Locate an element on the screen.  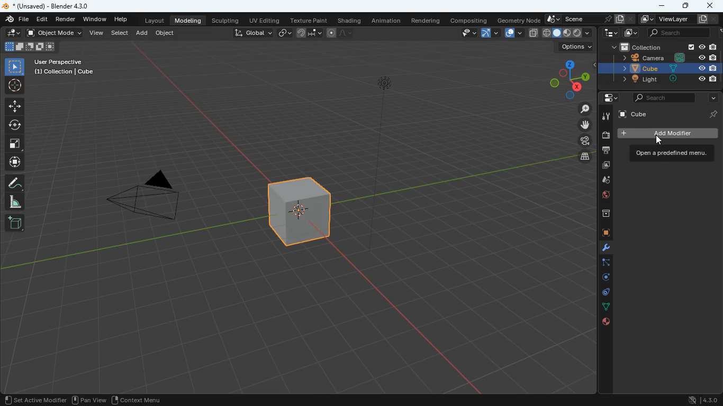
public is located at coordinates (605, 322).